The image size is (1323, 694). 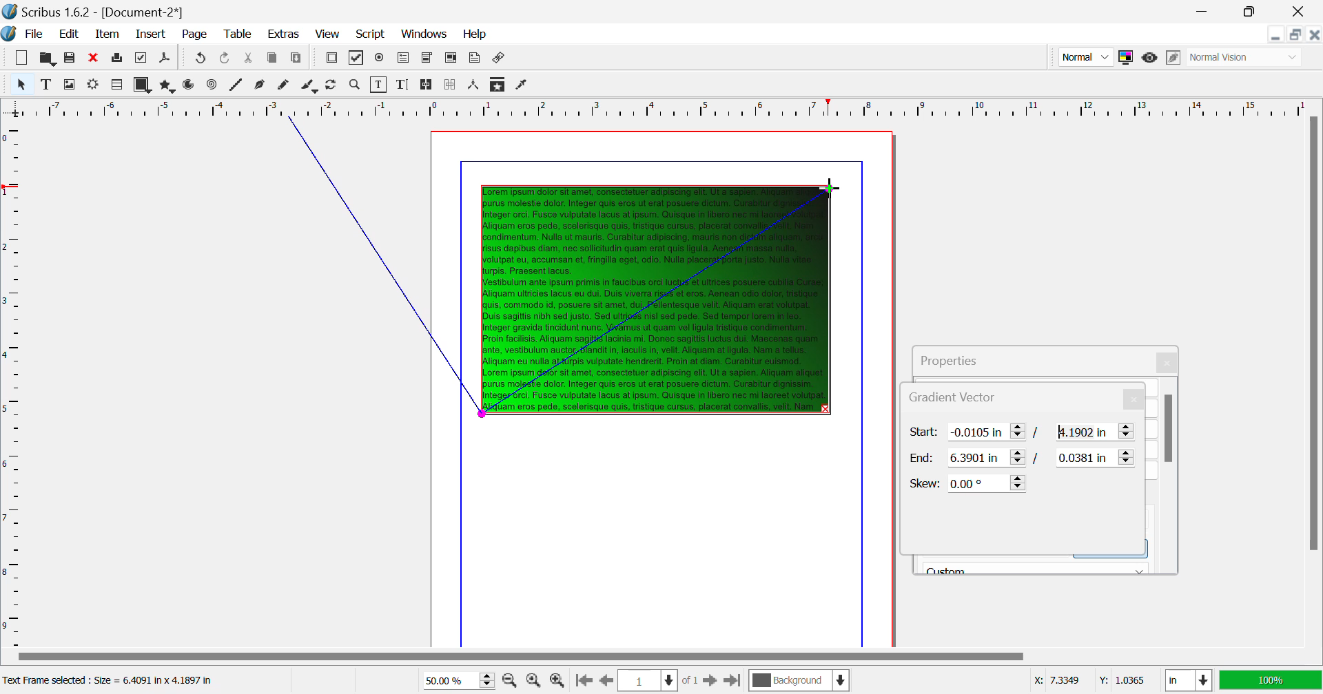 What do you see at coordinates (451, 85) in the screenshot?
I see `Delink Frames` at bounding box center [451, 85].